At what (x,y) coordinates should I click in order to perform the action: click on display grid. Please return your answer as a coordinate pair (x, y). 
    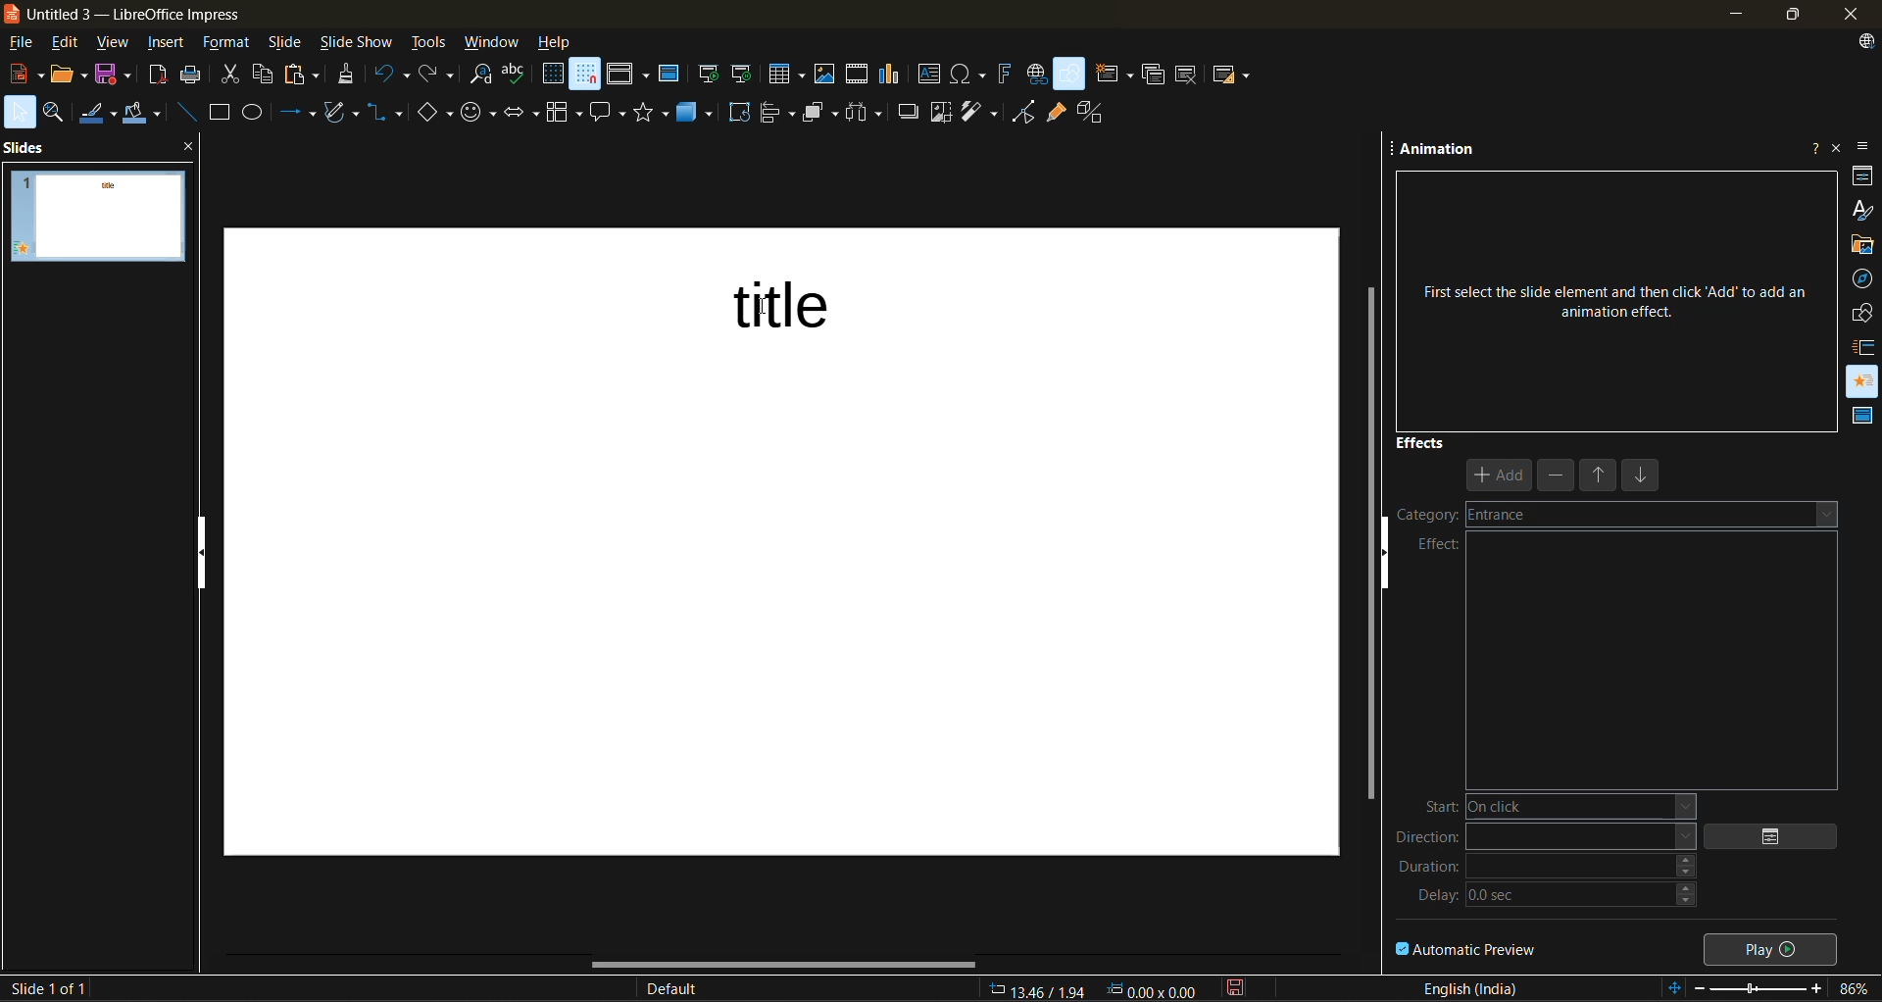
    Looking at the image, I should click on (553, 74).